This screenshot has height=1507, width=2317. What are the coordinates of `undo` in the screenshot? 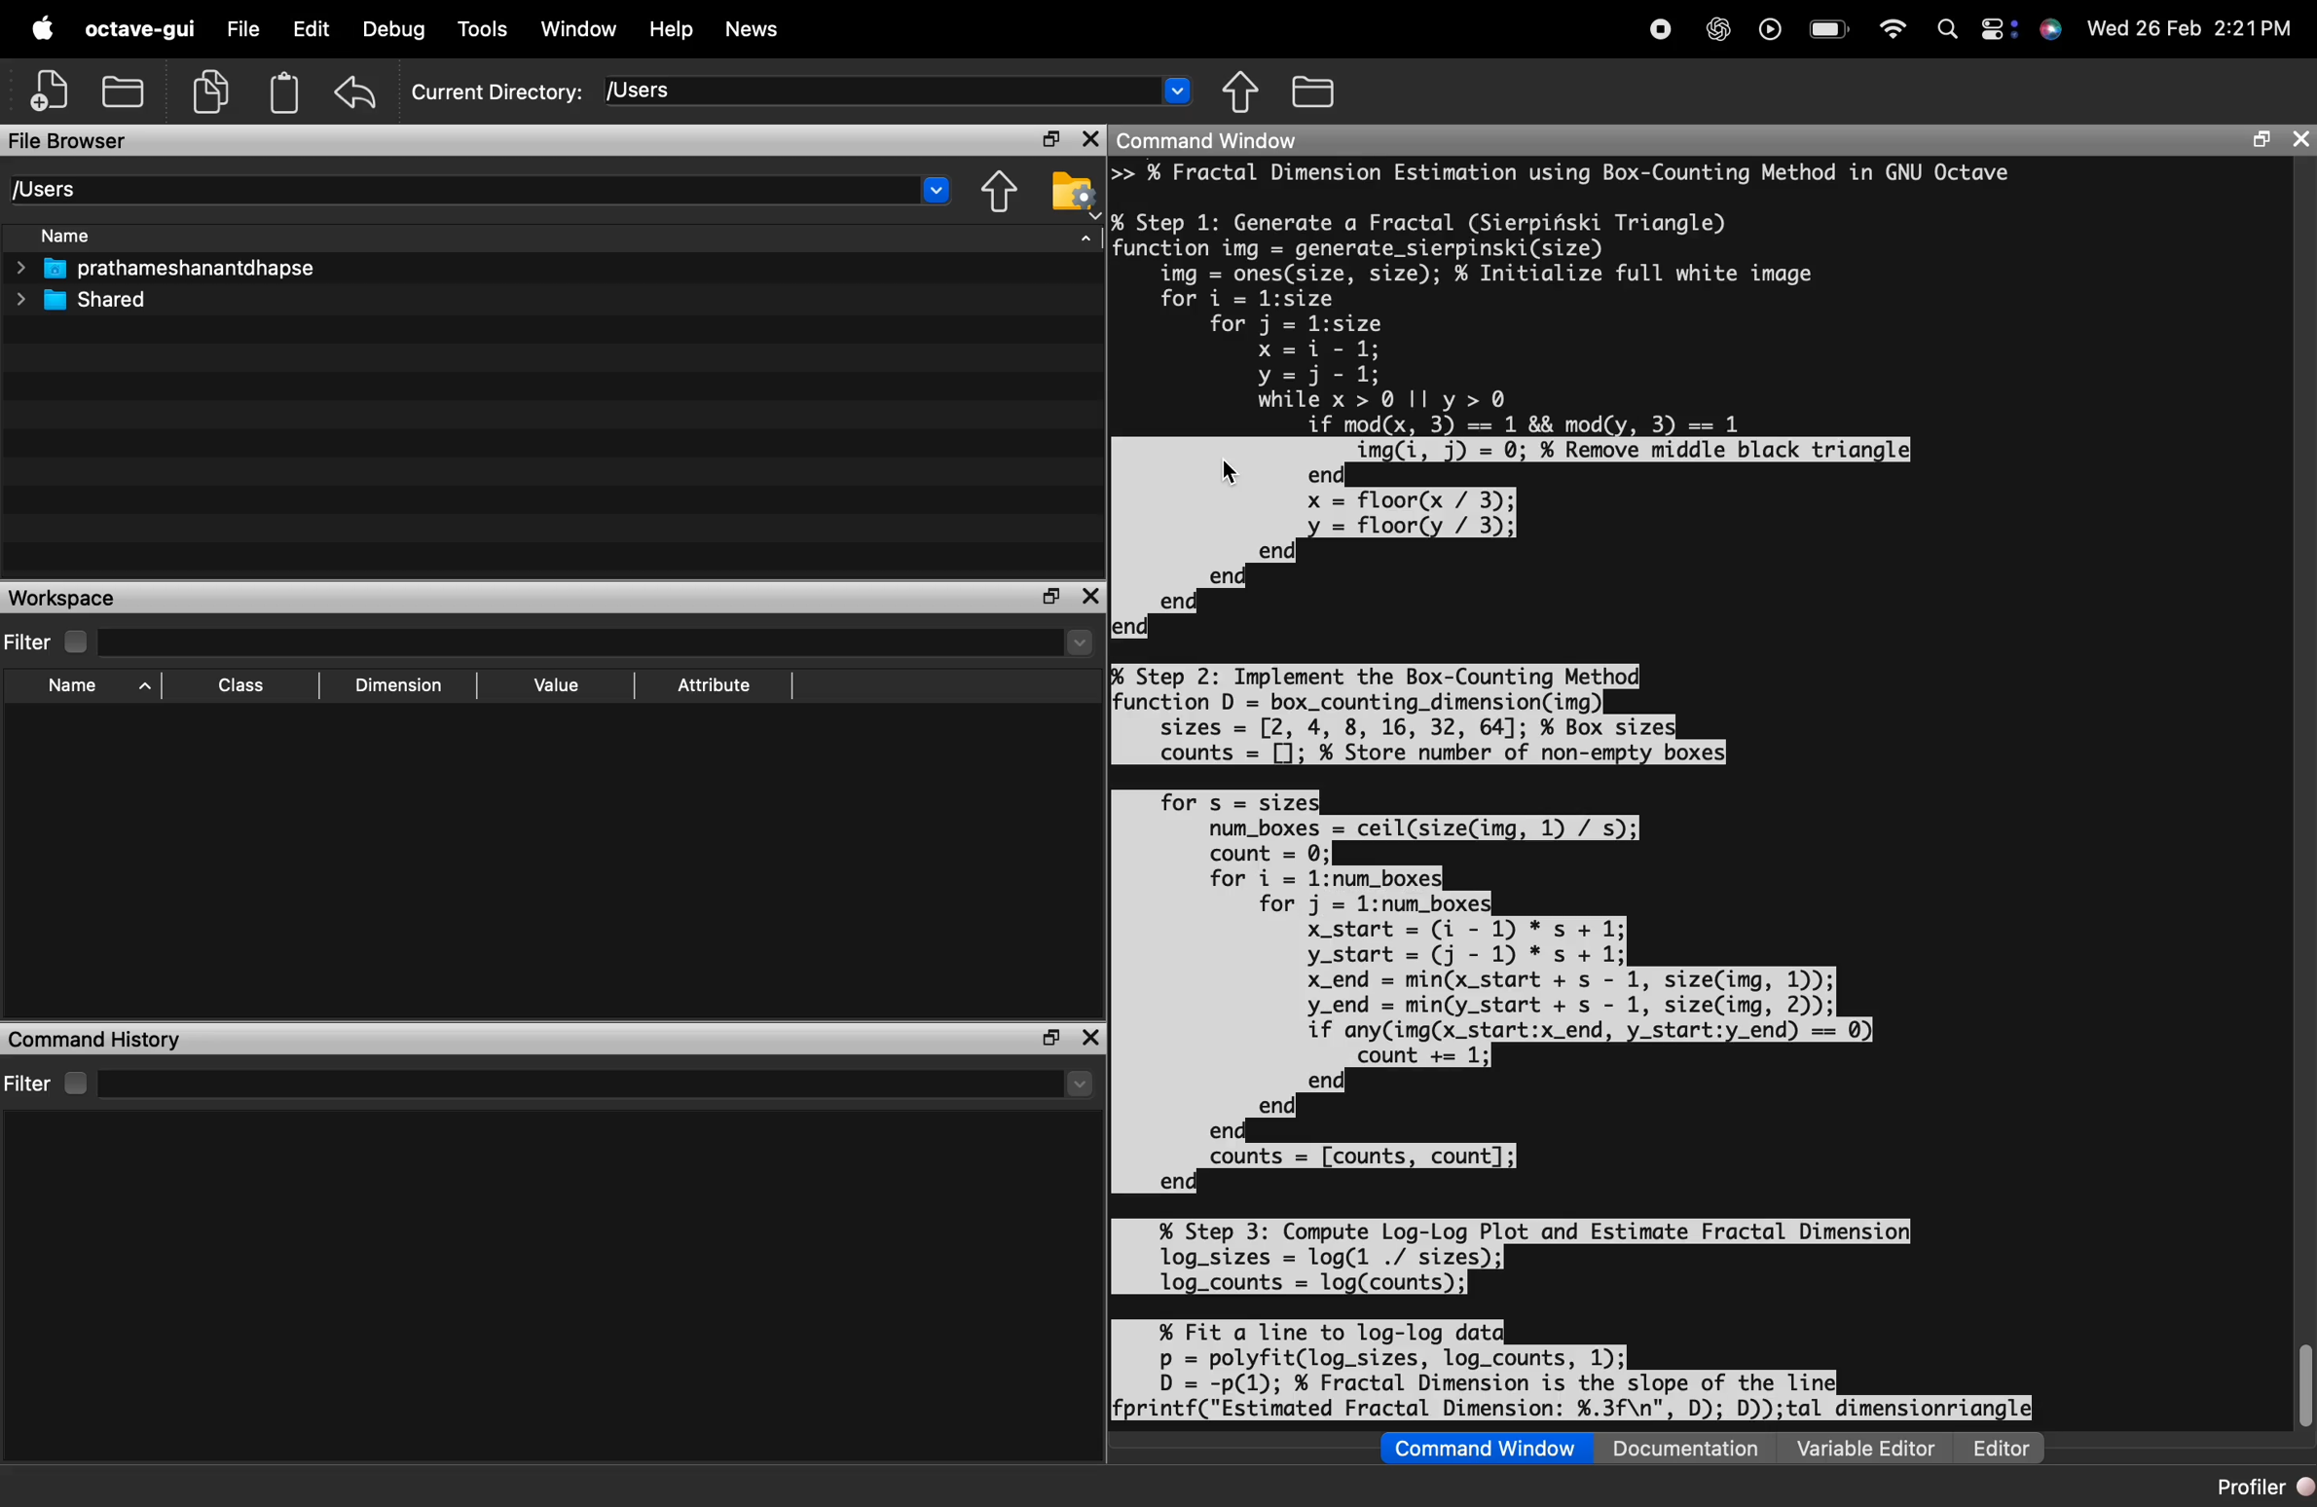 It's located at (354, 95).